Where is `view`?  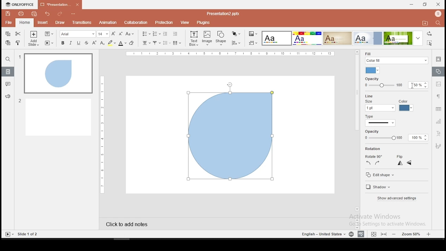
view is located at coordinates (185, 22).